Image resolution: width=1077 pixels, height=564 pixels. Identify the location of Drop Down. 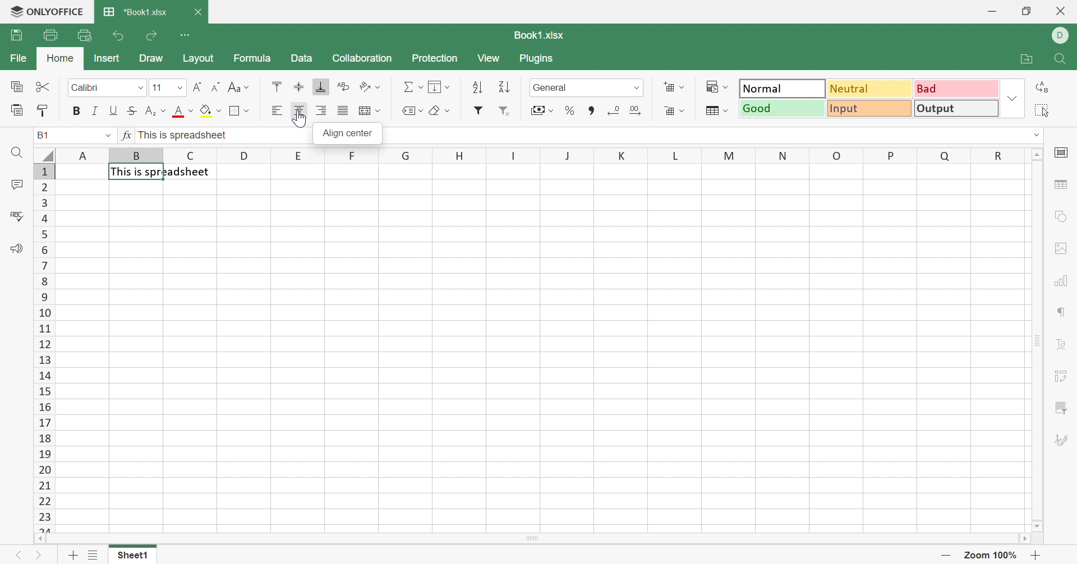
(181, 86).